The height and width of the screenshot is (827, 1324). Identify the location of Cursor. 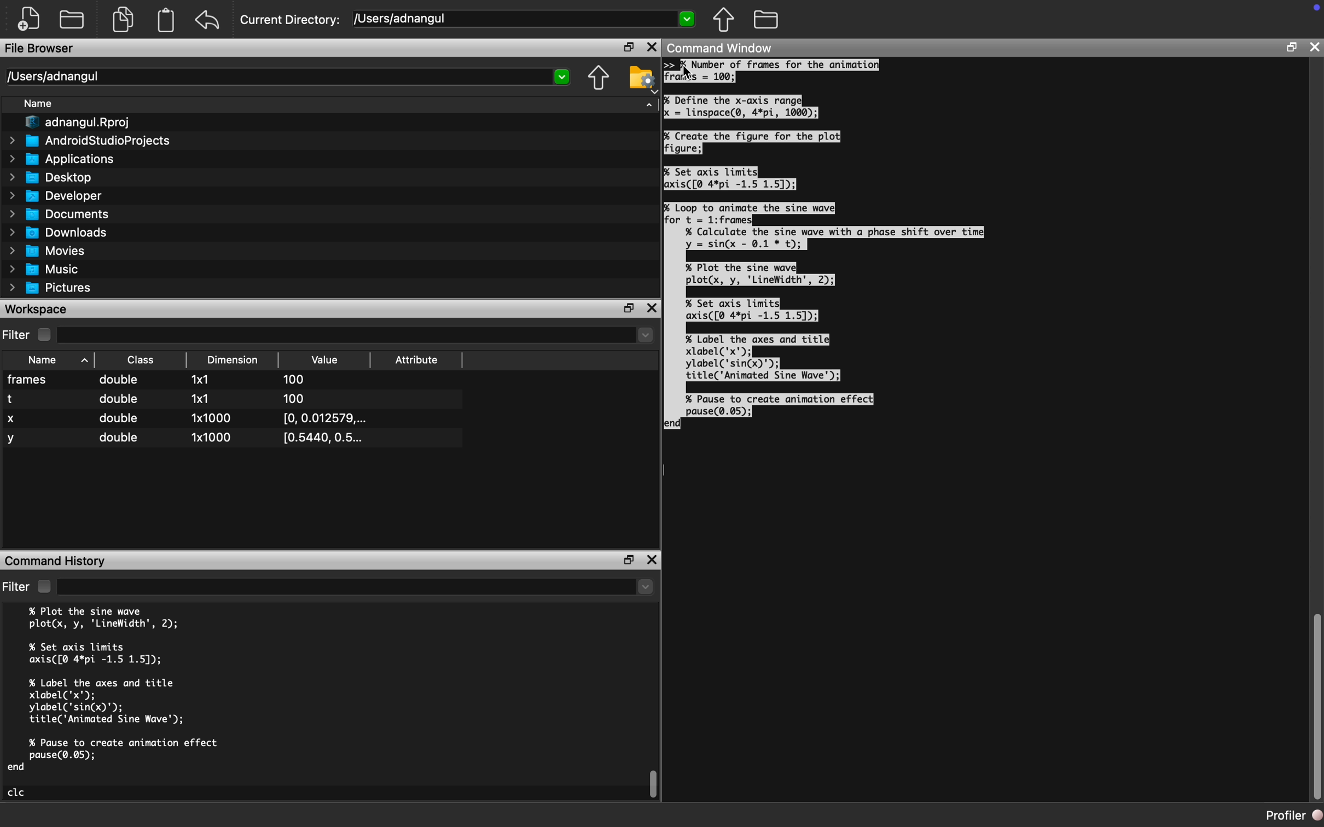
(696, 72).